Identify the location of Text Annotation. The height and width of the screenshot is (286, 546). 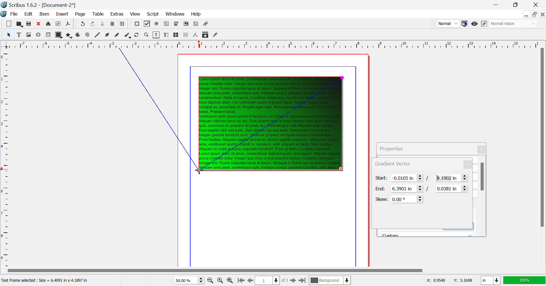
(196, 24).